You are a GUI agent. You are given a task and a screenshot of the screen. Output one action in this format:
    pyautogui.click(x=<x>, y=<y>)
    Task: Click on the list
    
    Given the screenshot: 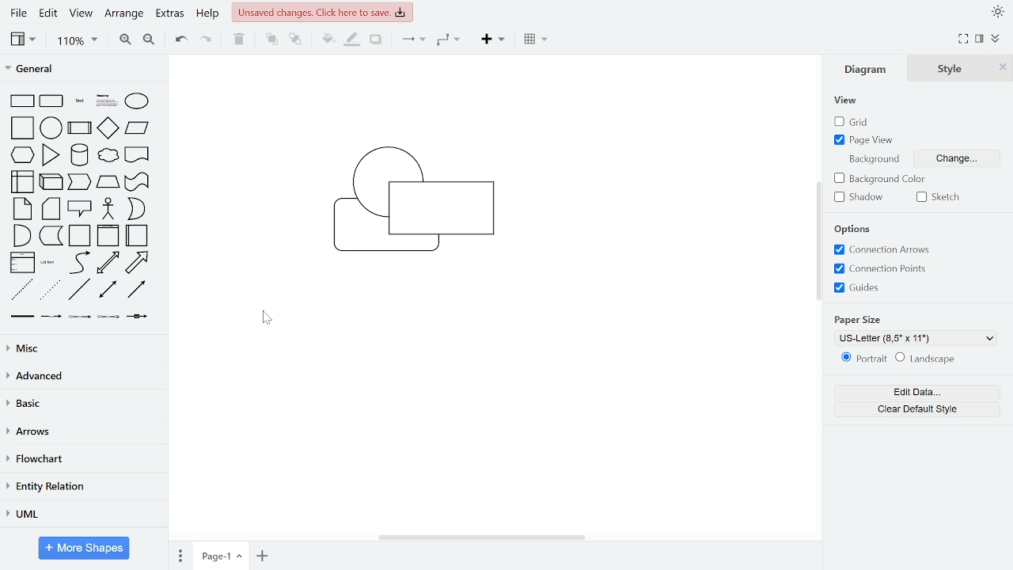 What is the action you would take?
    pyautogui.click(x=21, y=263)
    